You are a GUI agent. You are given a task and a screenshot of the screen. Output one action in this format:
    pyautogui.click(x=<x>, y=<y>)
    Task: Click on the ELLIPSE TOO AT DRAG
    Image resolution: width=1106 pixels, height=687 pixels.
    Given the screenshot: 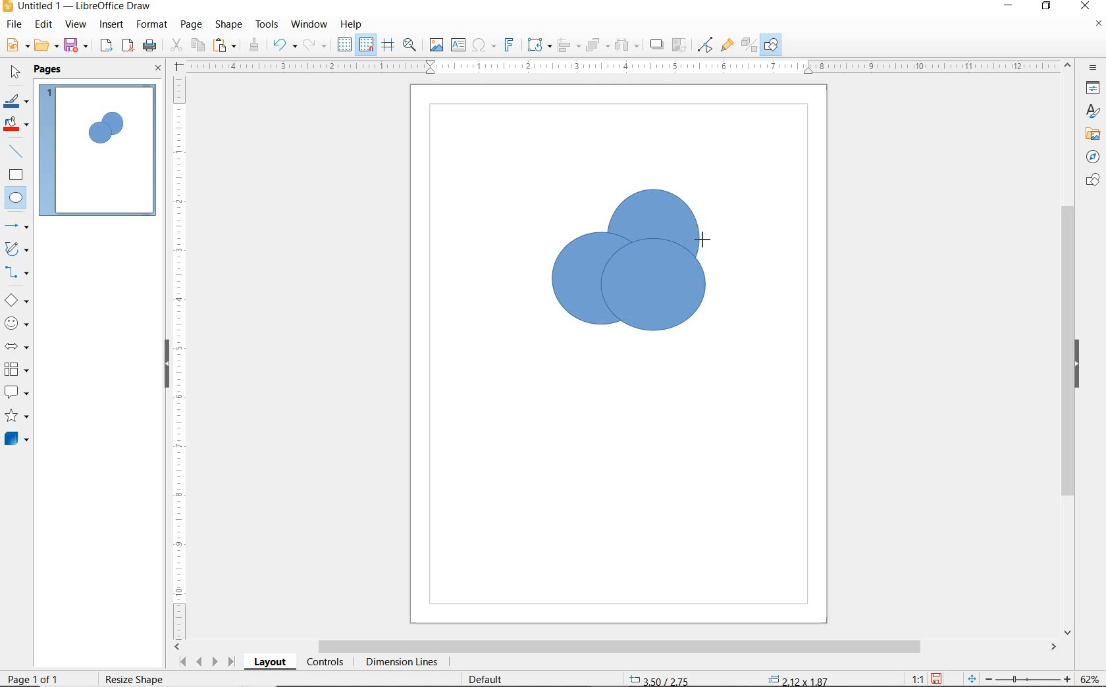 What is the action you would take?
    pyautogui.click(x=698, y=191)
    